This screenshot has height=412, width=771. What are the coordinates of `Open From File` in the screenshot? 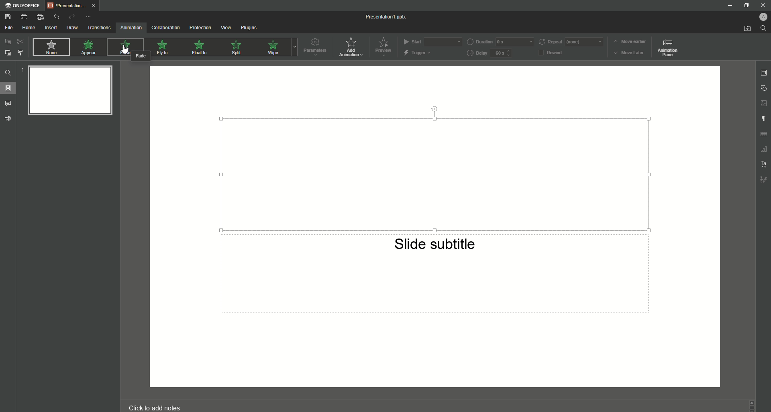 It's located at (743, 29).